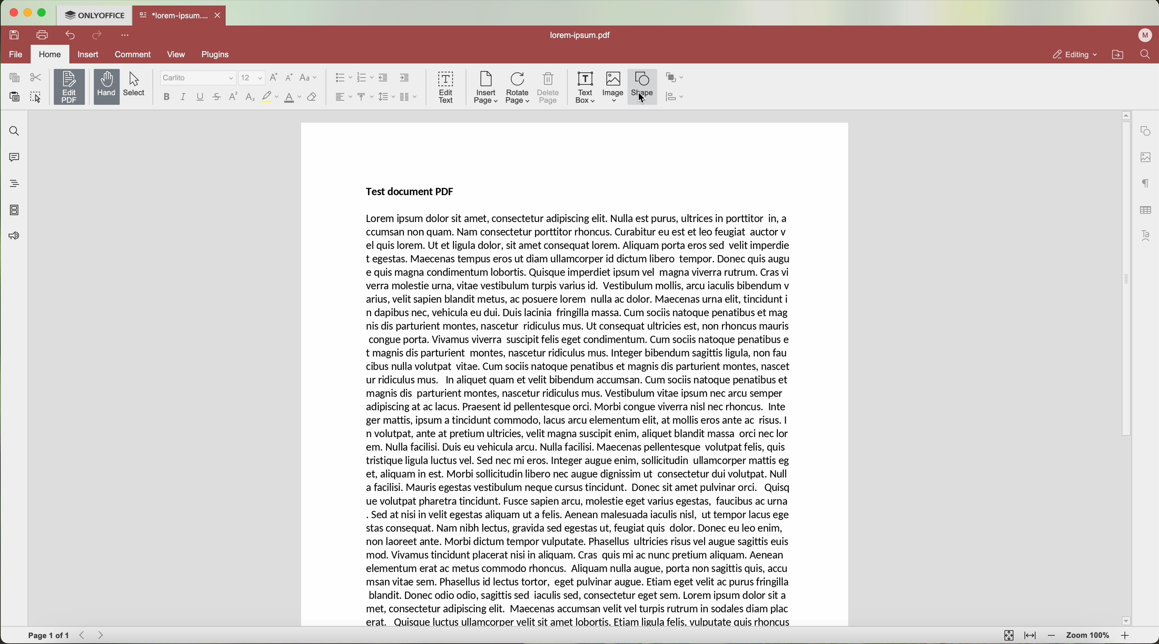 This screenshot has height=644, width=1159. I want to click on open file location, so click(1118, 55).